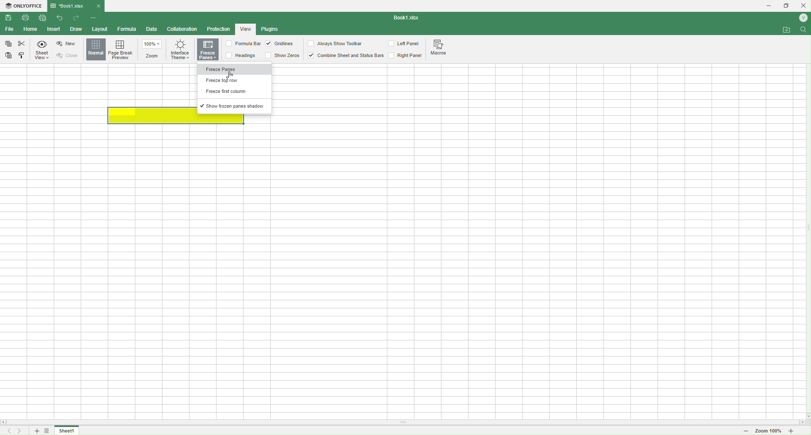 The height and width of the screenshot is (435, 811). I want to click on Add sheet, so click(36, 431).